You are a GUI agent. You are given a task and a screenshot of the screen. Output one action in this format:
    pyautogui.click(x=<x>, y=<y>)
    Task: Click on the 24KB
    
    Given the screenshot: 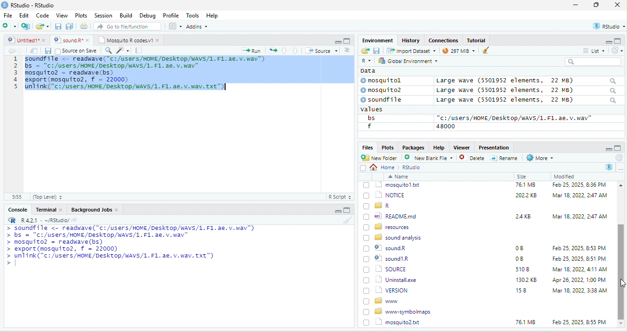 What is the action you would take?
    pyautogui.click(x=522, y=270)
    